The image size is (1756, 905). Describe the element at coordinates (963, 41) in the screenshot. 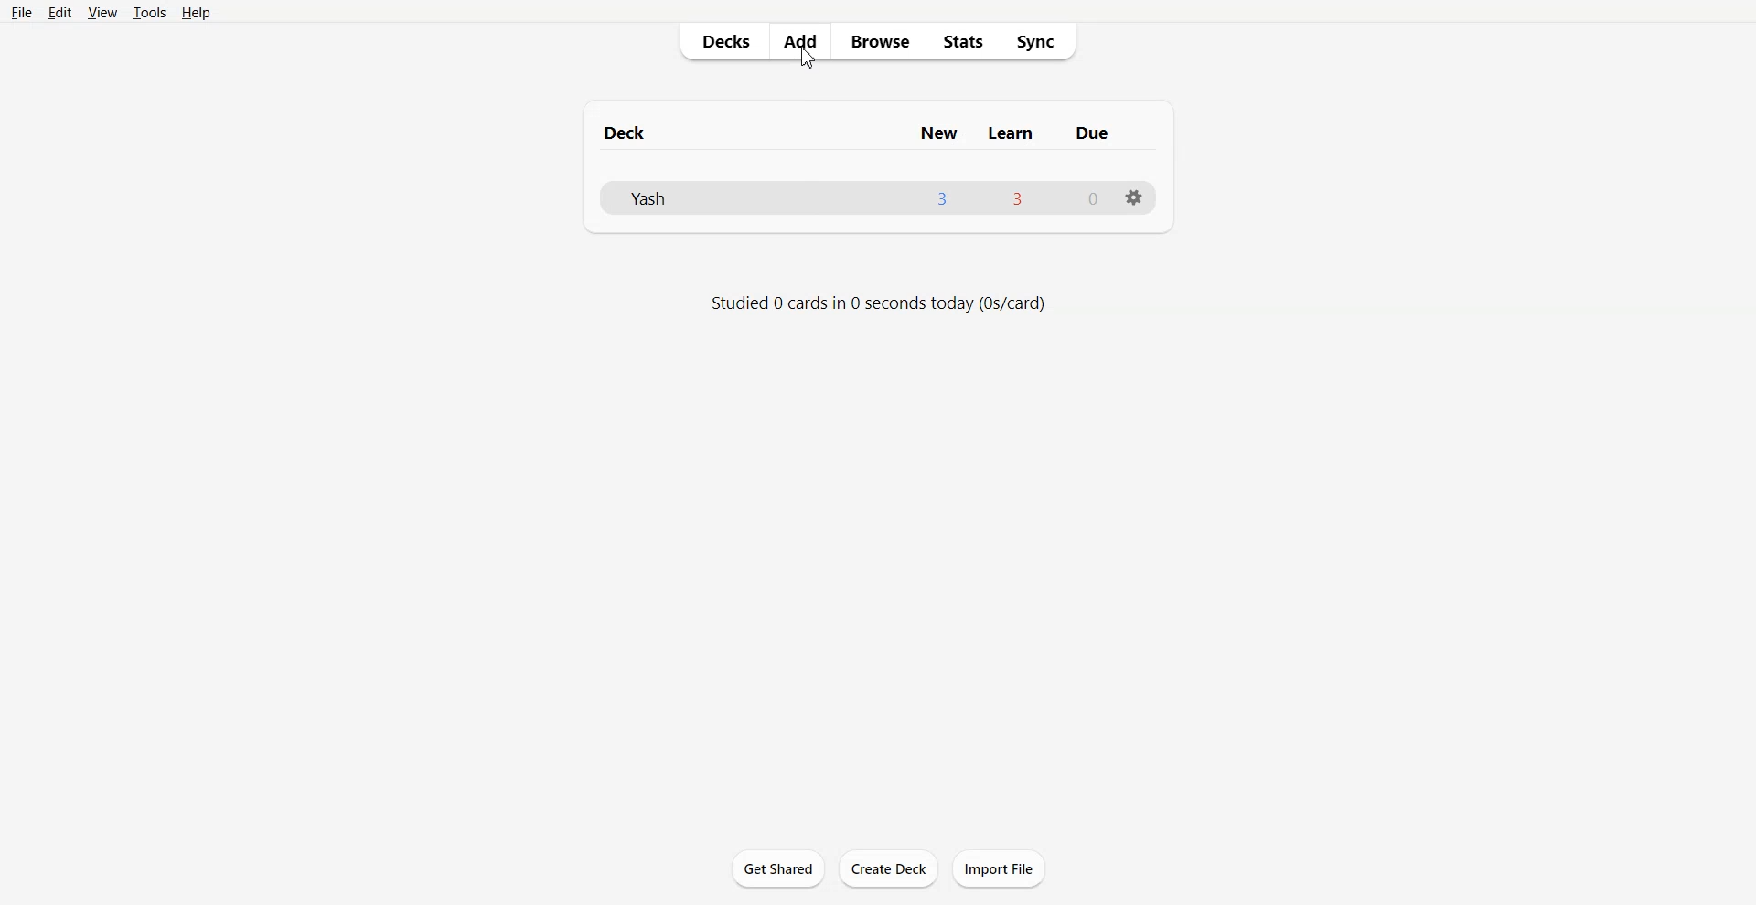

I see `Stats` at that location.